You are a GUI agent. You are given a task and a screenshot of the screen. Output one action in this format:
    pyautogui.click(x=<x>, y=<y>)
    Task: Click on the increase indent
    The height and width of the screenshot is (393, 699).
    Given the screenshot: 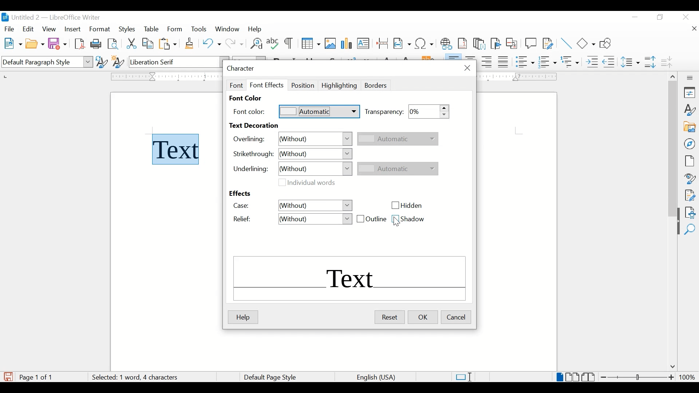 What is the action you would take?
    pyautogui.click(x=592, y=62)
    